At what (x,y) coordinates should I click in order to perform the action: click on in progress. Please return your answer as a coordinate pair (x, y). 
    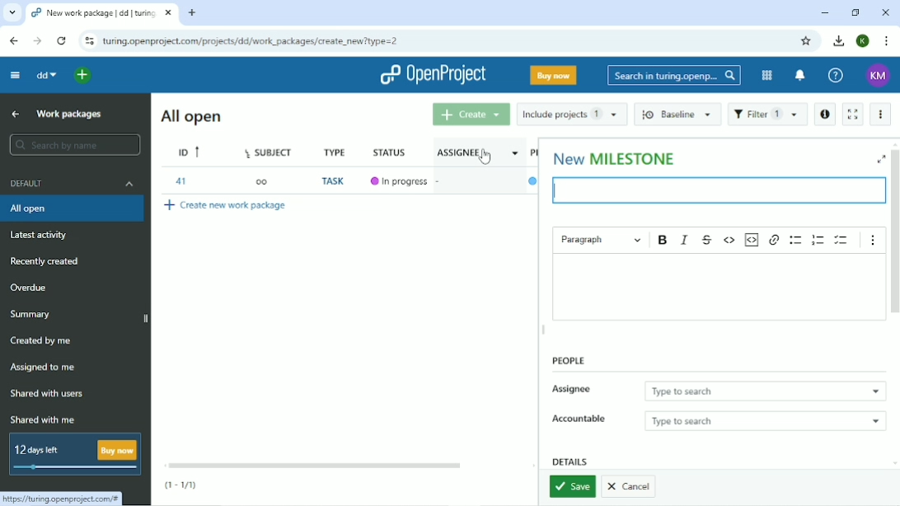
    Looking at the image, I should click on (408, 181).